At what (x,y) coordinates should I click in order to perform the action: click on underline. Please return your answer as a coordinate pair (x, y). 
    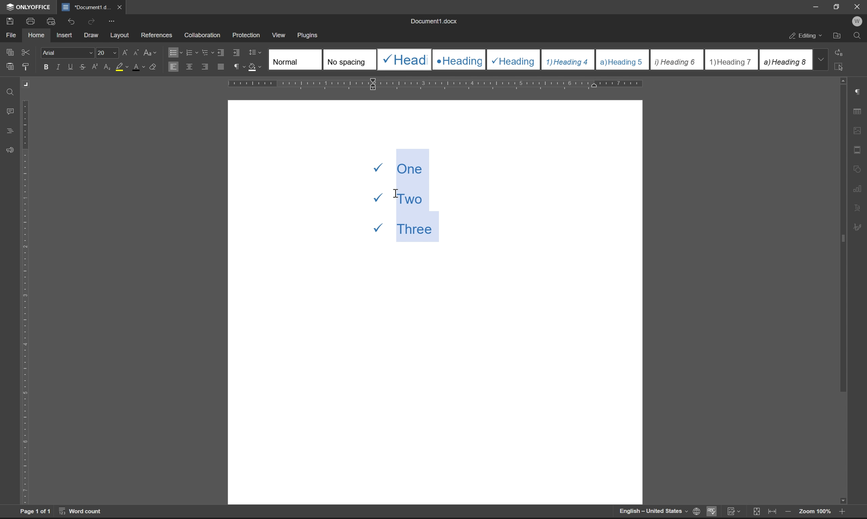
    Looking at the image, I should click on (71, 67).